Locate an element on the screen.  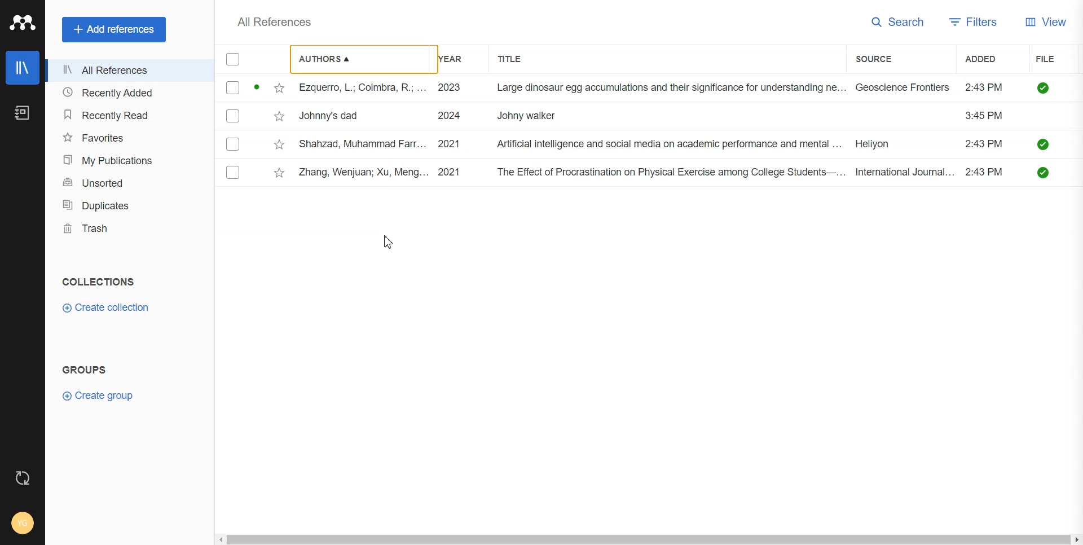
2:43 PM is located at coordinates (985, 144).